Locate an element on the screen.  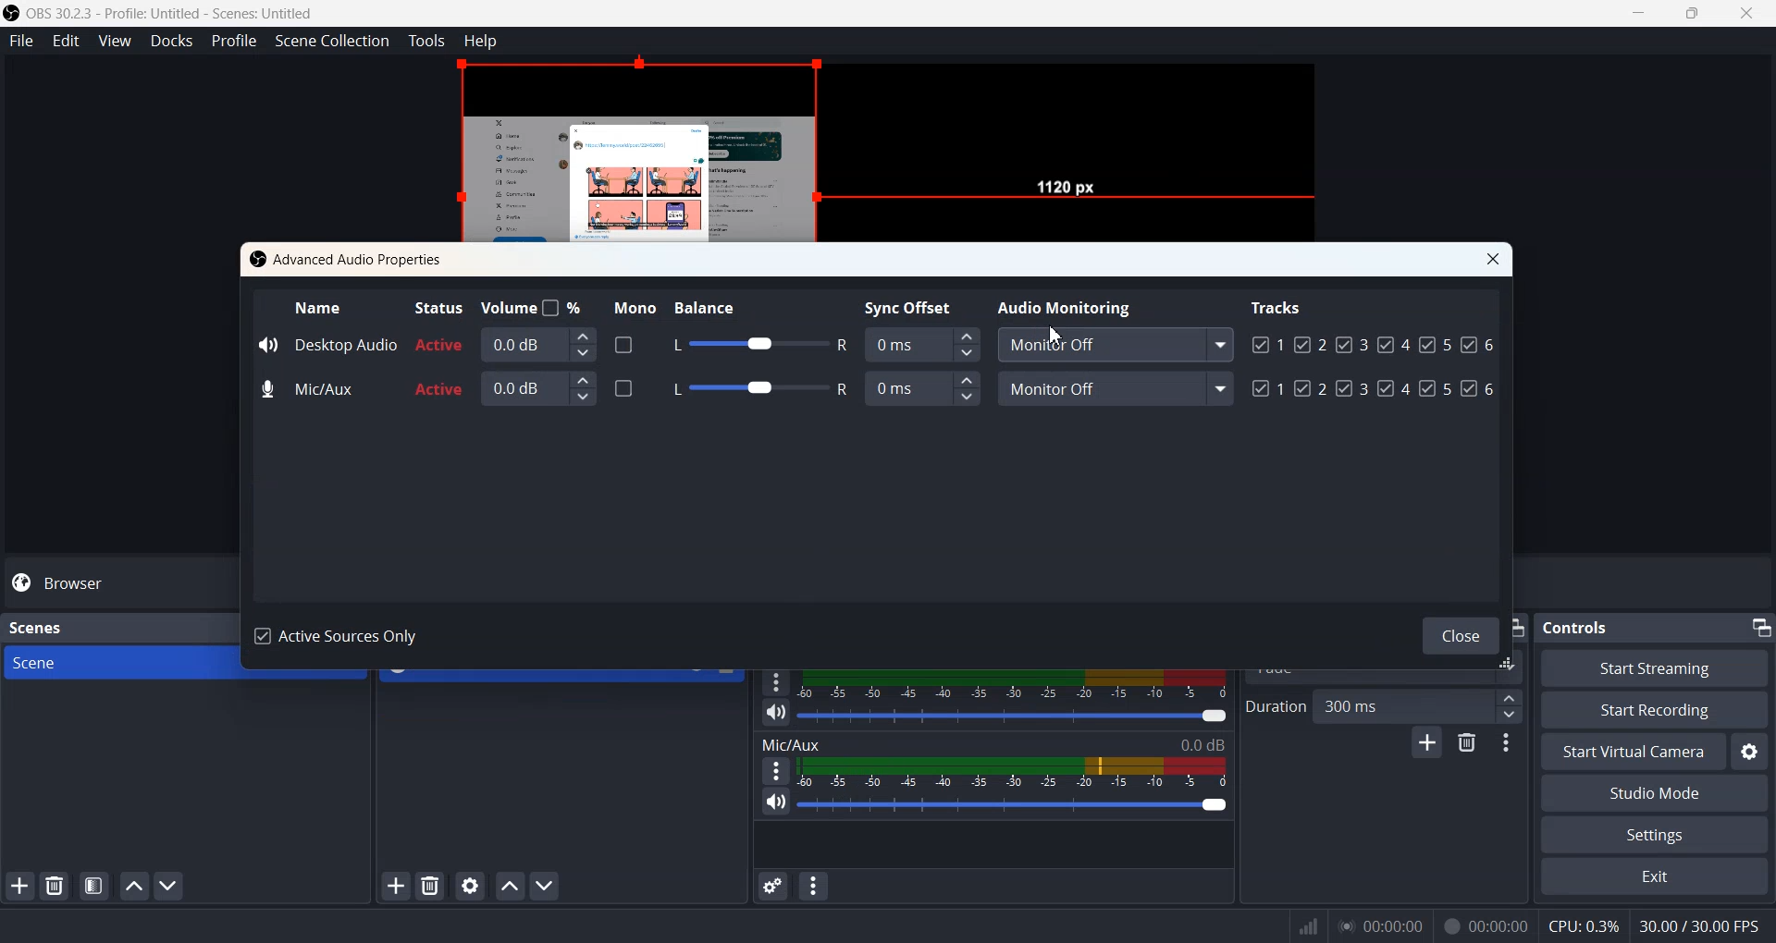
Sync Offset is located at coordinates (914, 305).